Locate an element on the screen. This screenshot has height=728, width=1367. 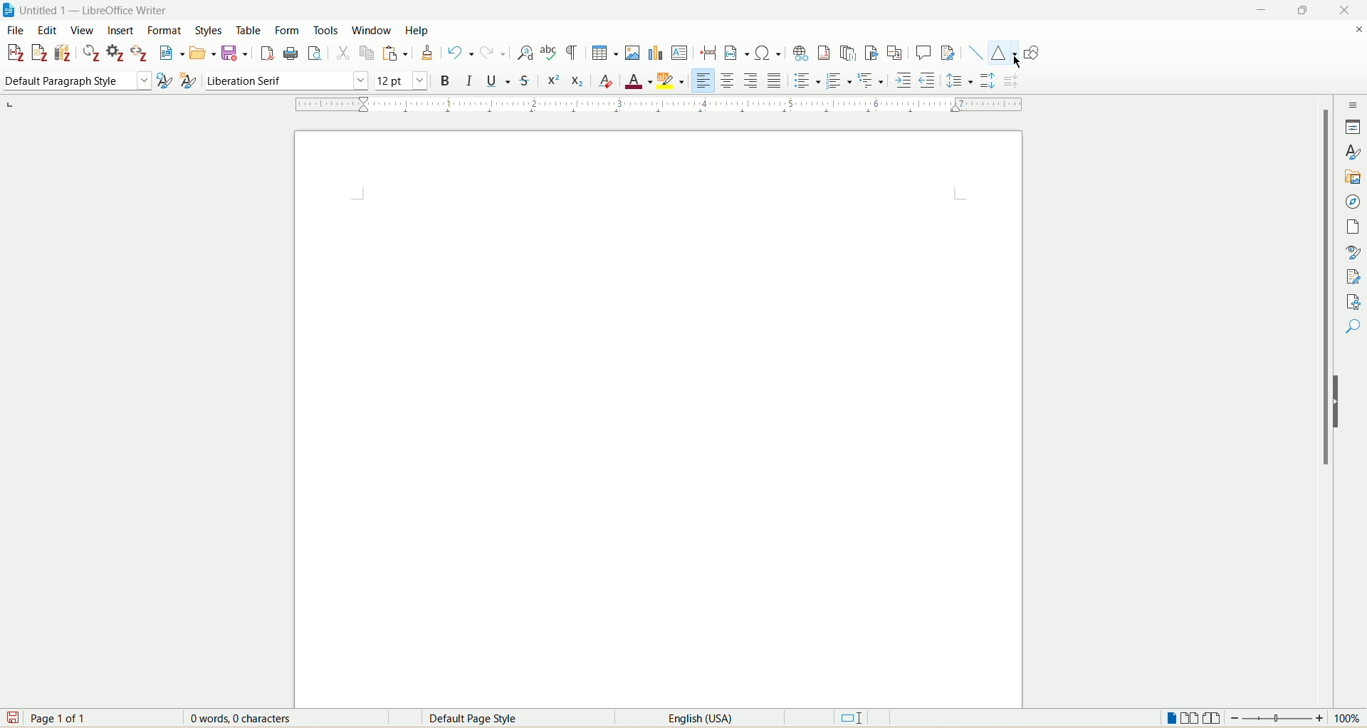
refresh is located at coordinates (92, 53).